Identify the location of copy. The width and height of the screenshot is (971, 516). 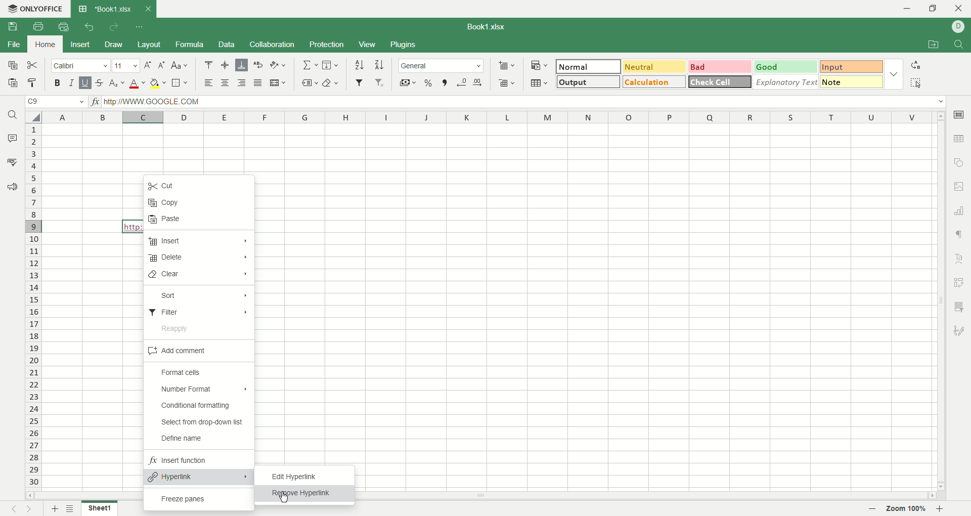
(12, 66).